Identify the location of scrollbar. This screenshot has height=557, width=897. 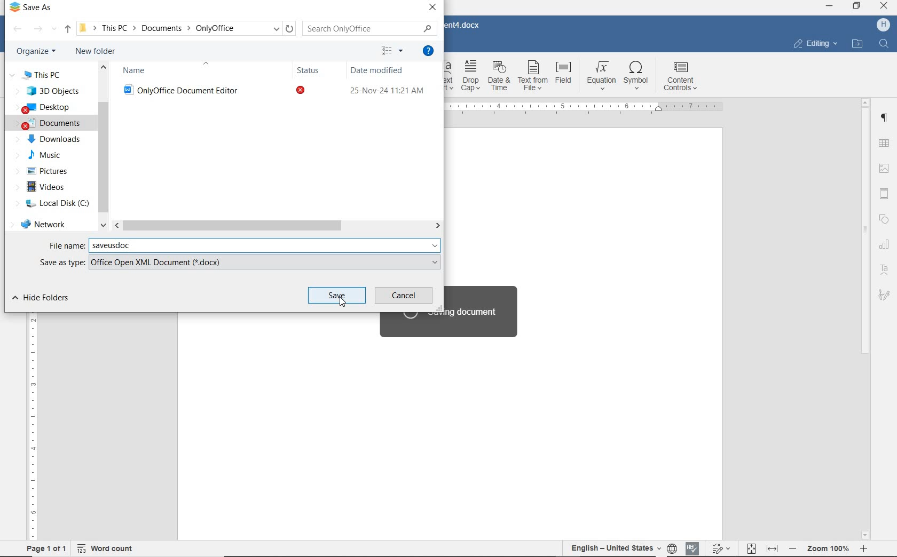
(279, 224).